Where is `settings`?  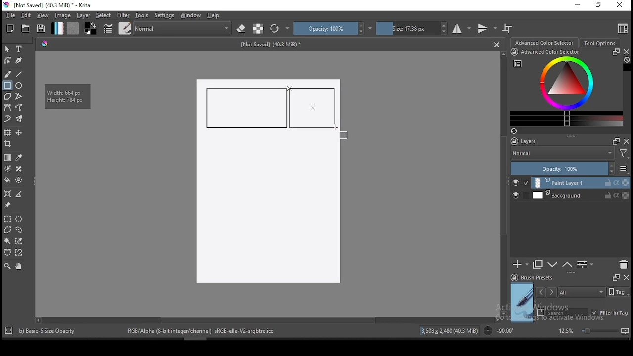
settings is located at coordinates (164, 15).